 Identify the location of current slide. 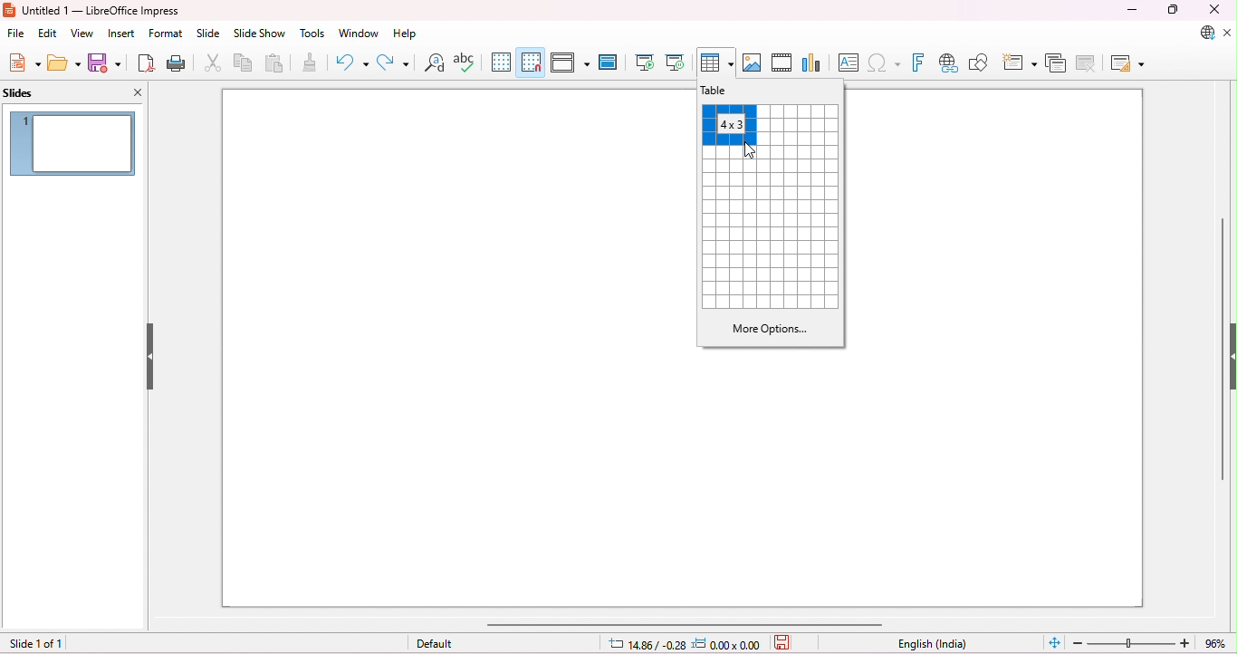
(72, 142).